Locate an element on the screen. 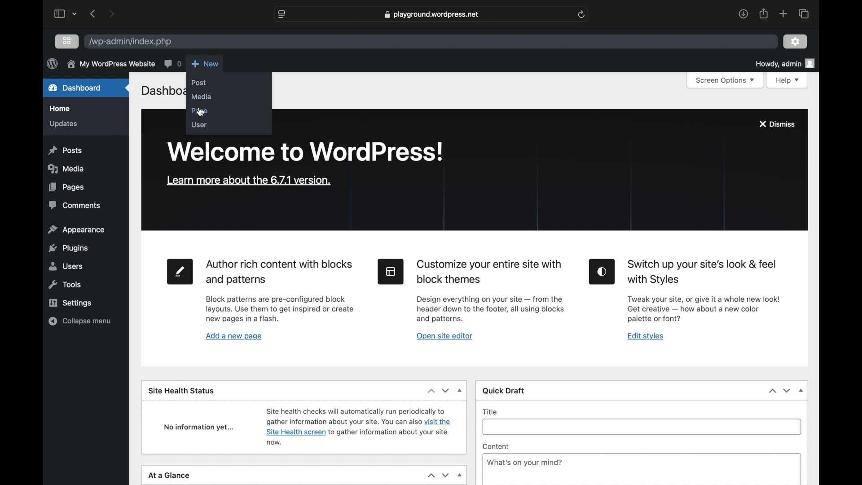 The width and height of the screenshot is (862, 485). wordpress is located at coordinates (52, 64).